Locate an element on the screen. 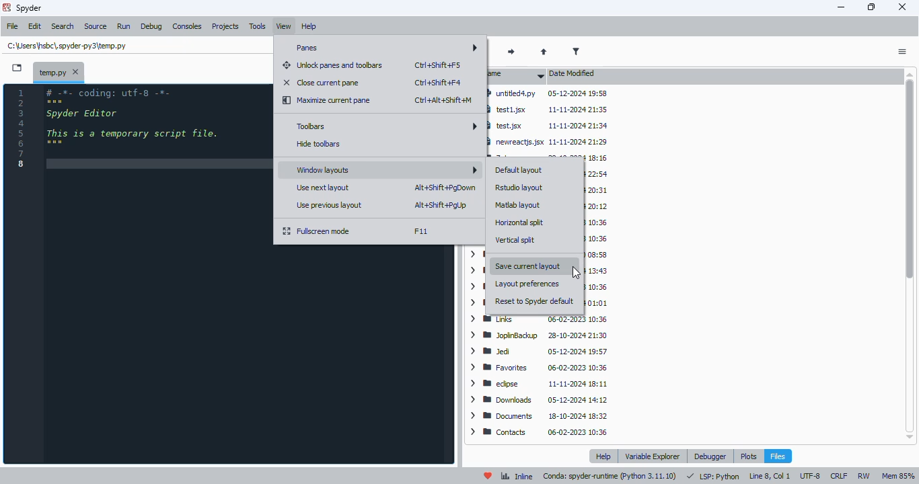 This screenshot has width=919, height=484. hide toolbars is located at coordinates (318, 143).